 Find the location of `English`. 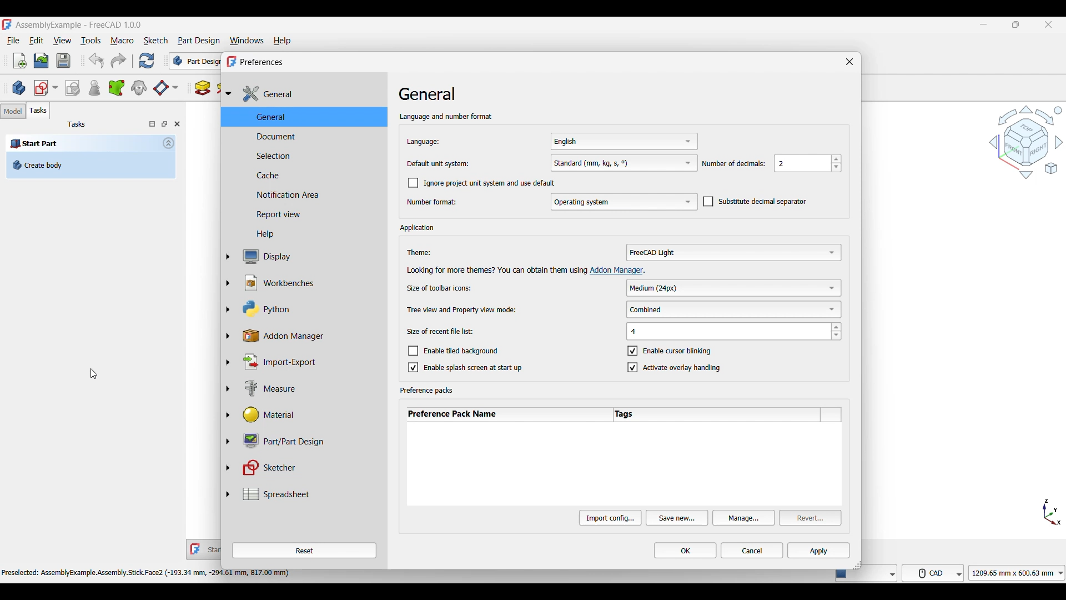

English is located at coordinates (622, 141).